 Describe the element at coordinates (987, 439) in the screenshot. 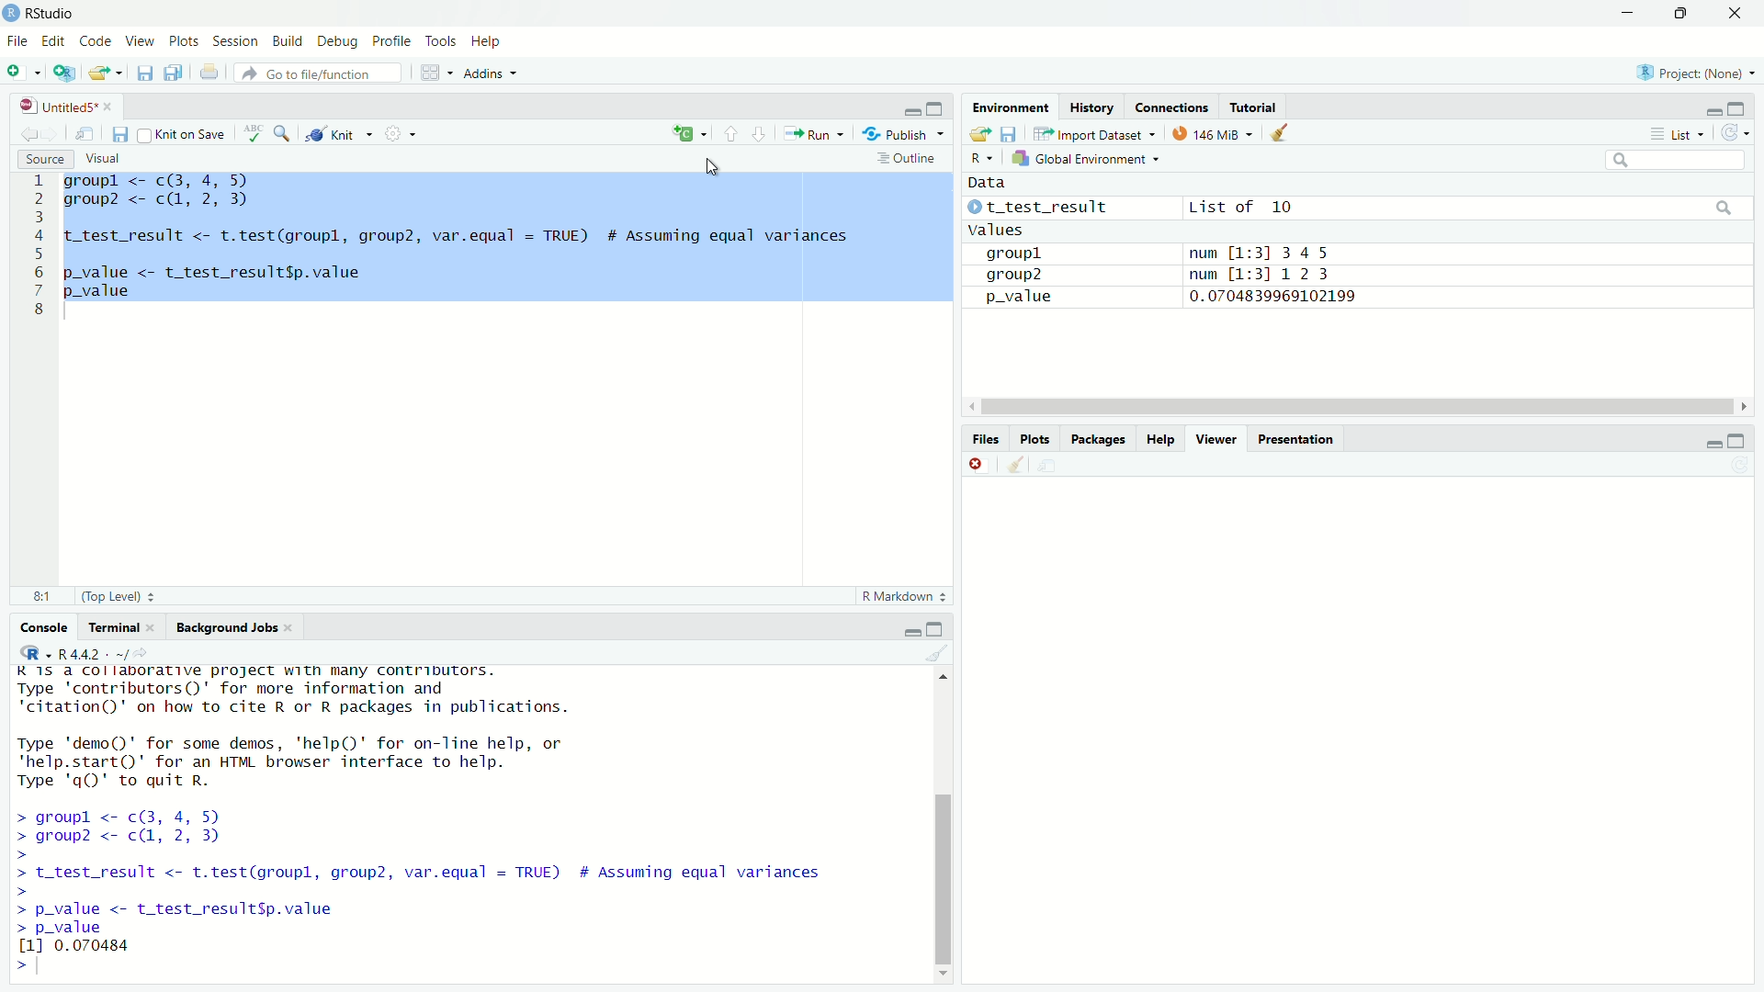

I see `Files` at that location.